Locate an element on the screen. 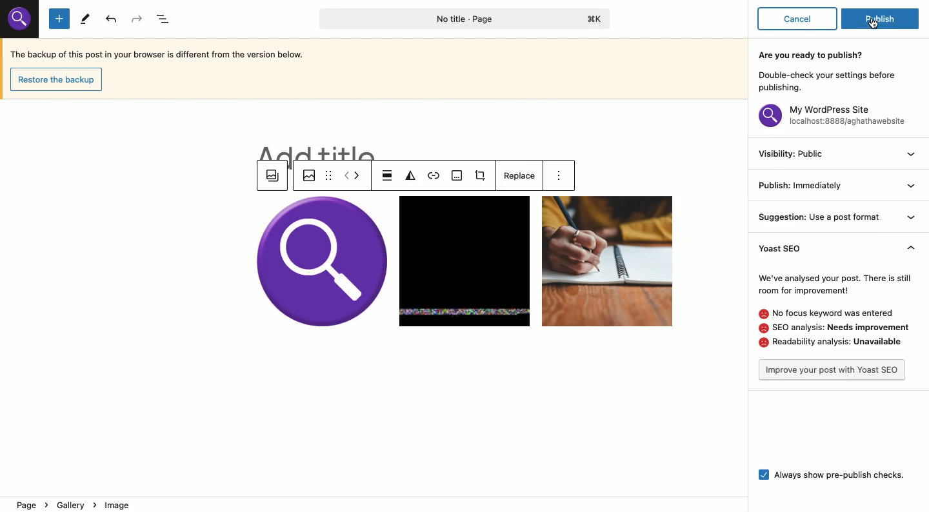 This screenshot has height=512, width=929. Add new block is located at coordinates (59, 19).